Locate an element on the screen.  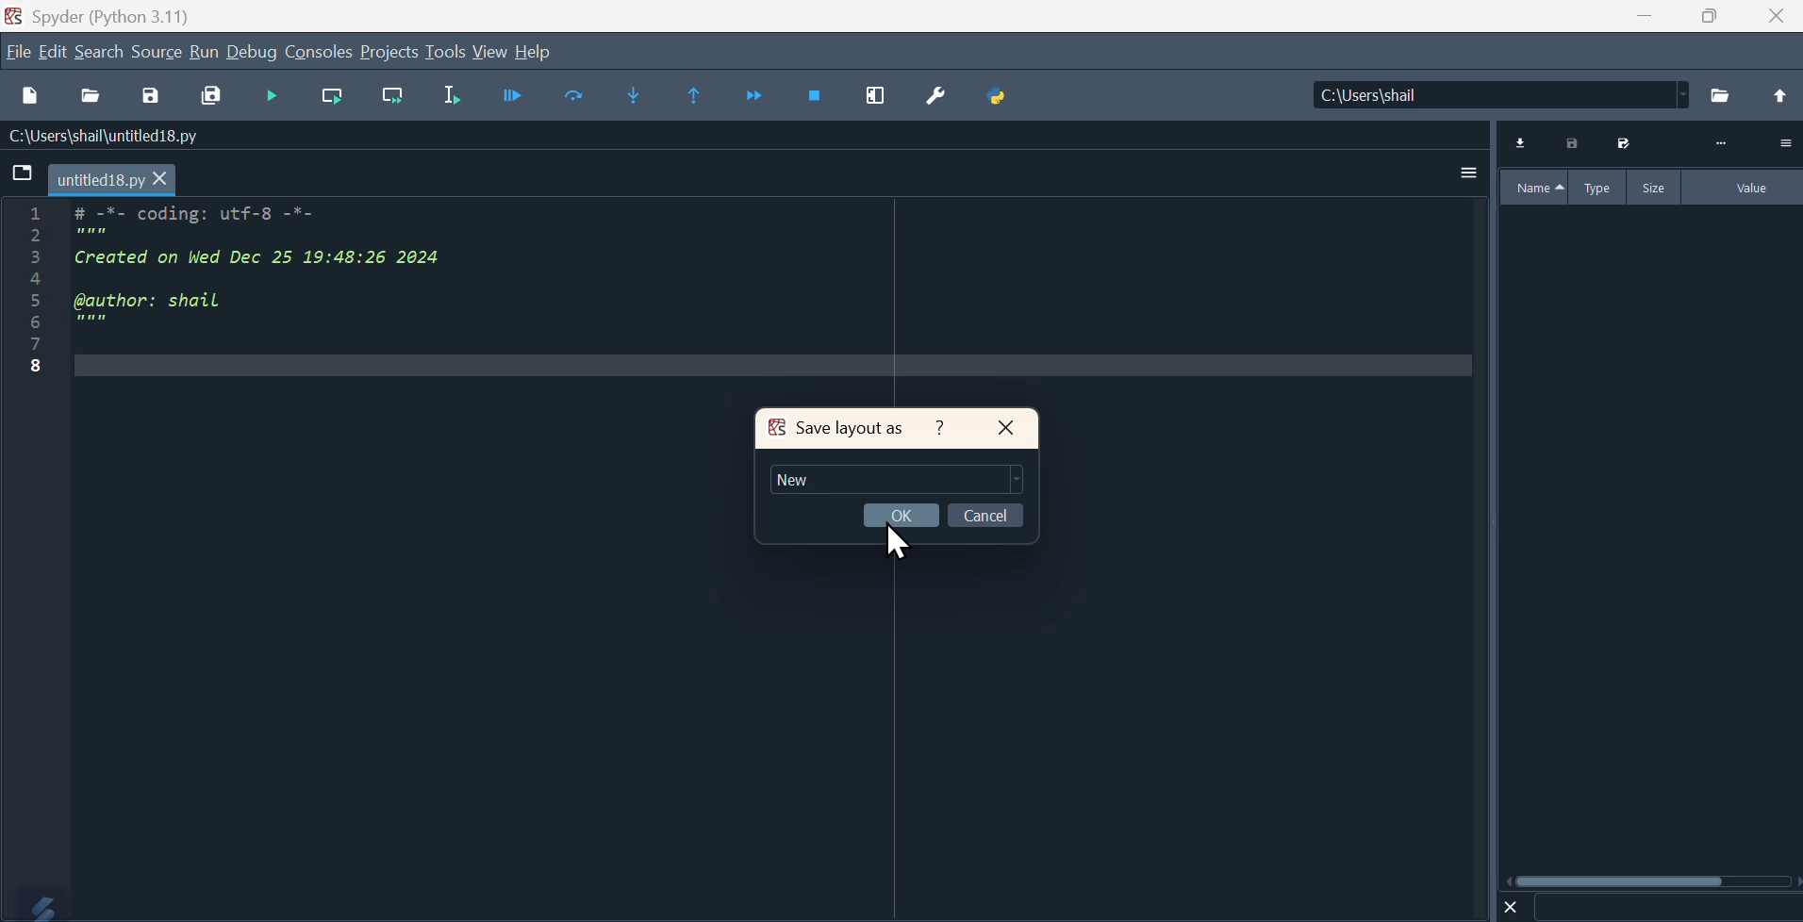
Python path manager is located at coordinates (996, 98).